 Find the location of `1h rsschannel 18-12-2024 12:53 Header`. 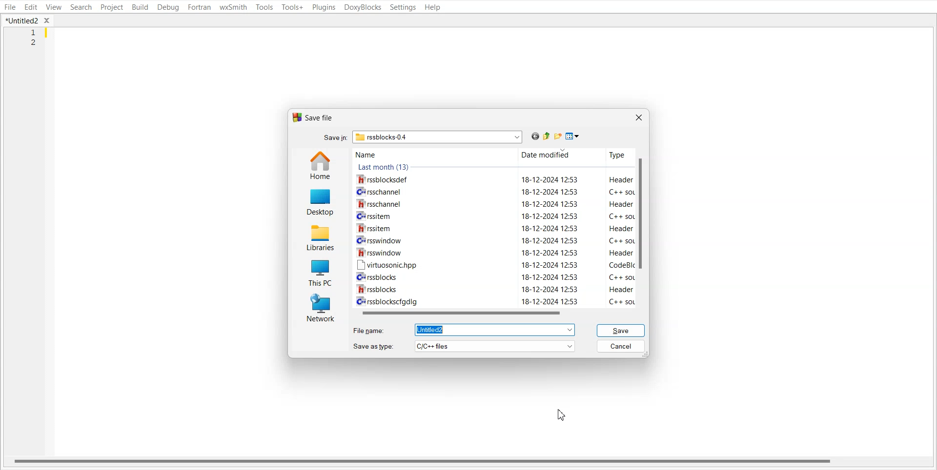

1h rsschannel 18-12-2024 12:53 Header is located at coordinates (494, 204).